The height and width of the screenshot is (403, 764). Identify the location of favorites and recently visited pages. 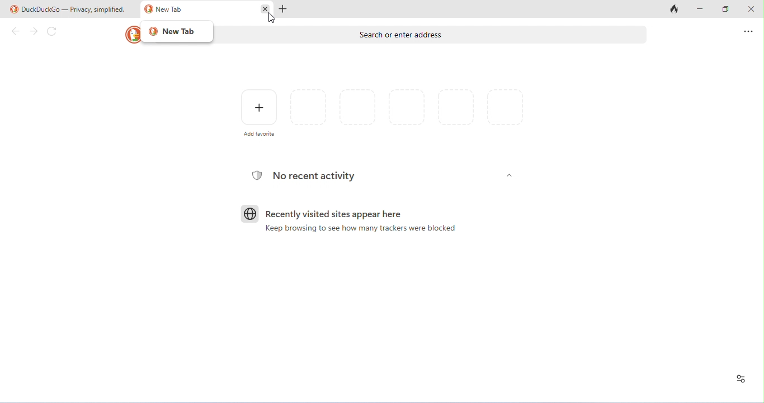
(409, 108).